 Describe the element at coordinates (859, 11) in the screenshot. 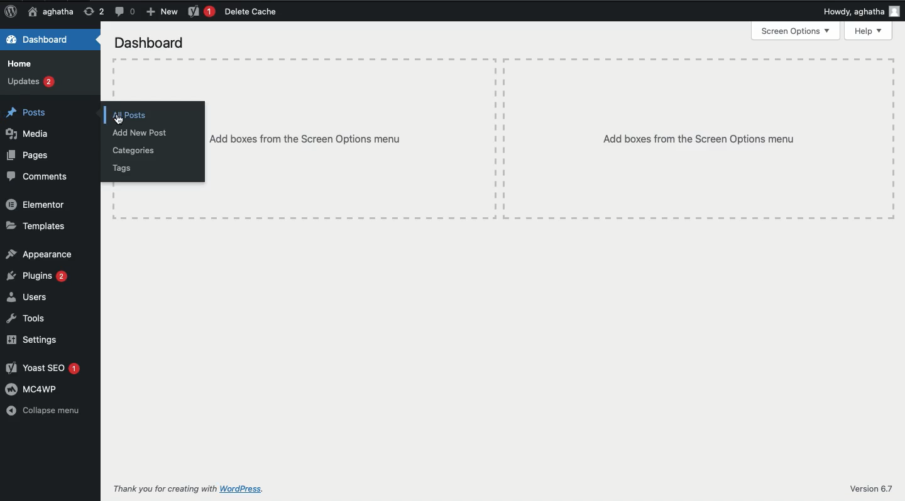

I see `Howdy, aghatha` at that location.